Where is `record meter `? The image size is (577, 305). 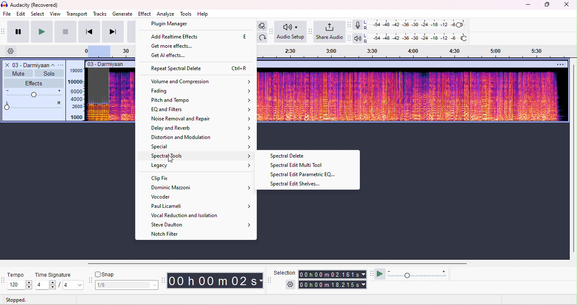 record meter  is located at coordinates (357, 25).